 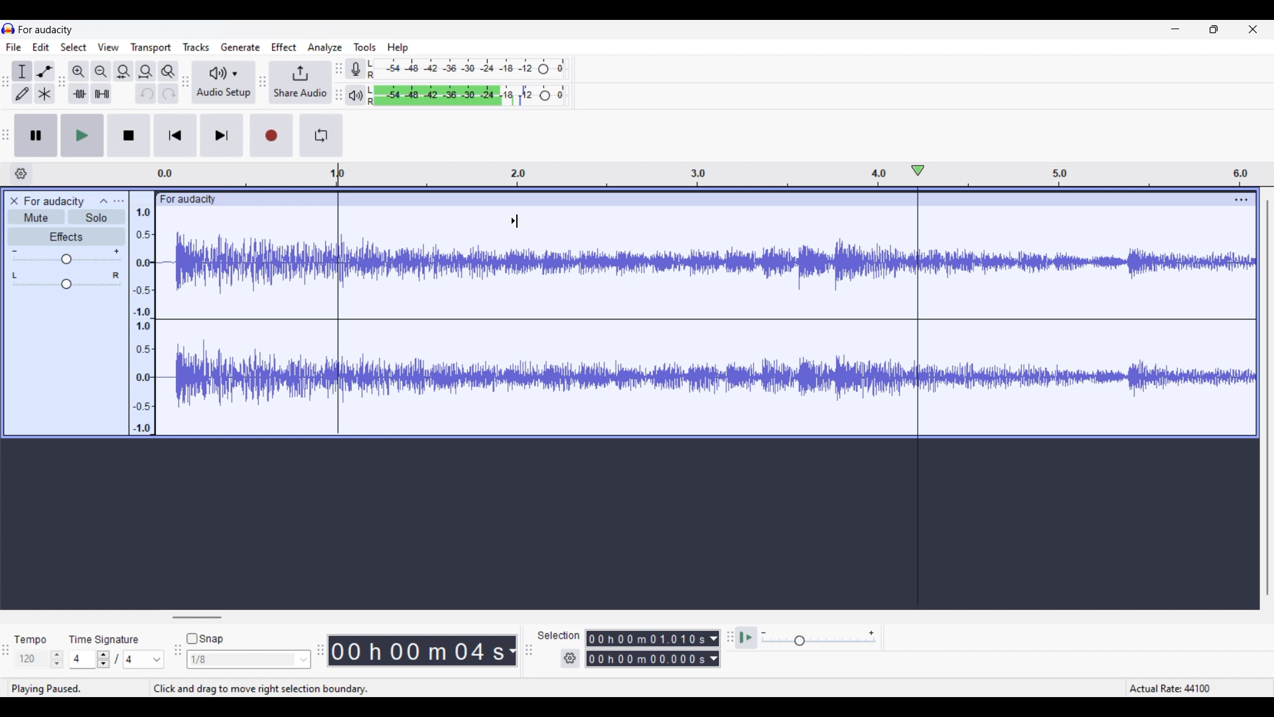 I want to click on Selection tool, so click(x=23, y=72).